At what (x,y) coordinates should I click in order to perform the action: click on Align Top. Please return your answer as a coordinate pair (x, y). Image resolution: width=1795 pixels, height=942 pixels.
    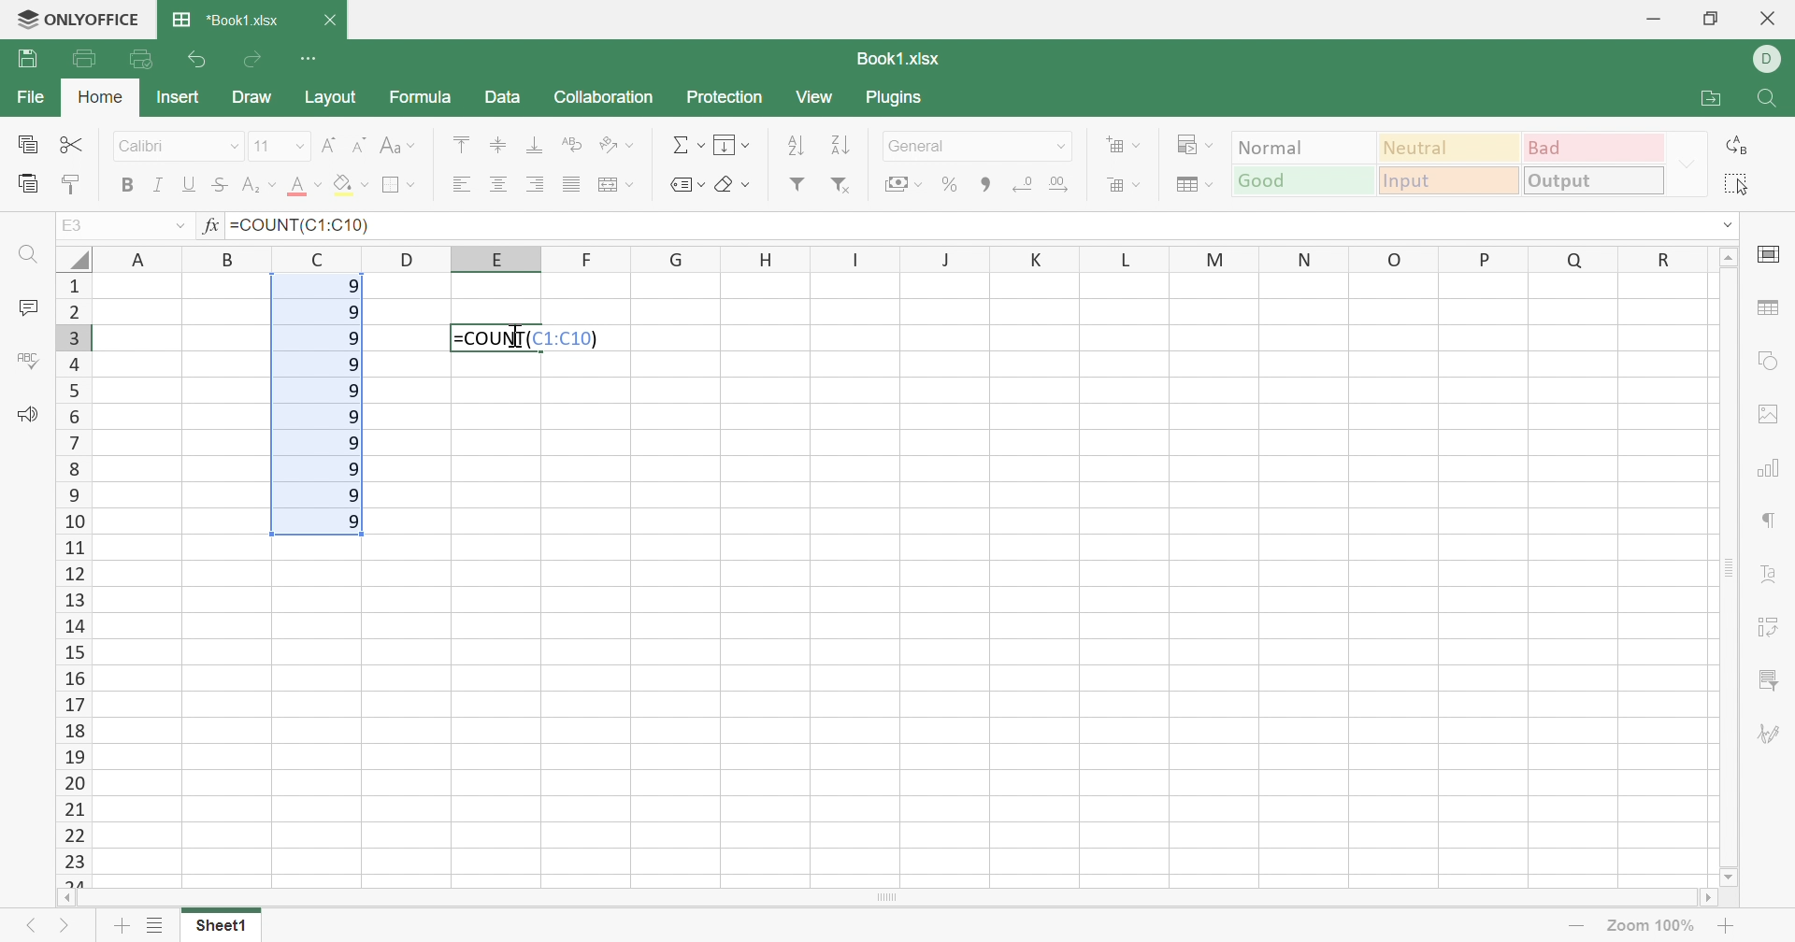
    Looking at the image, I should click on (461, 143).